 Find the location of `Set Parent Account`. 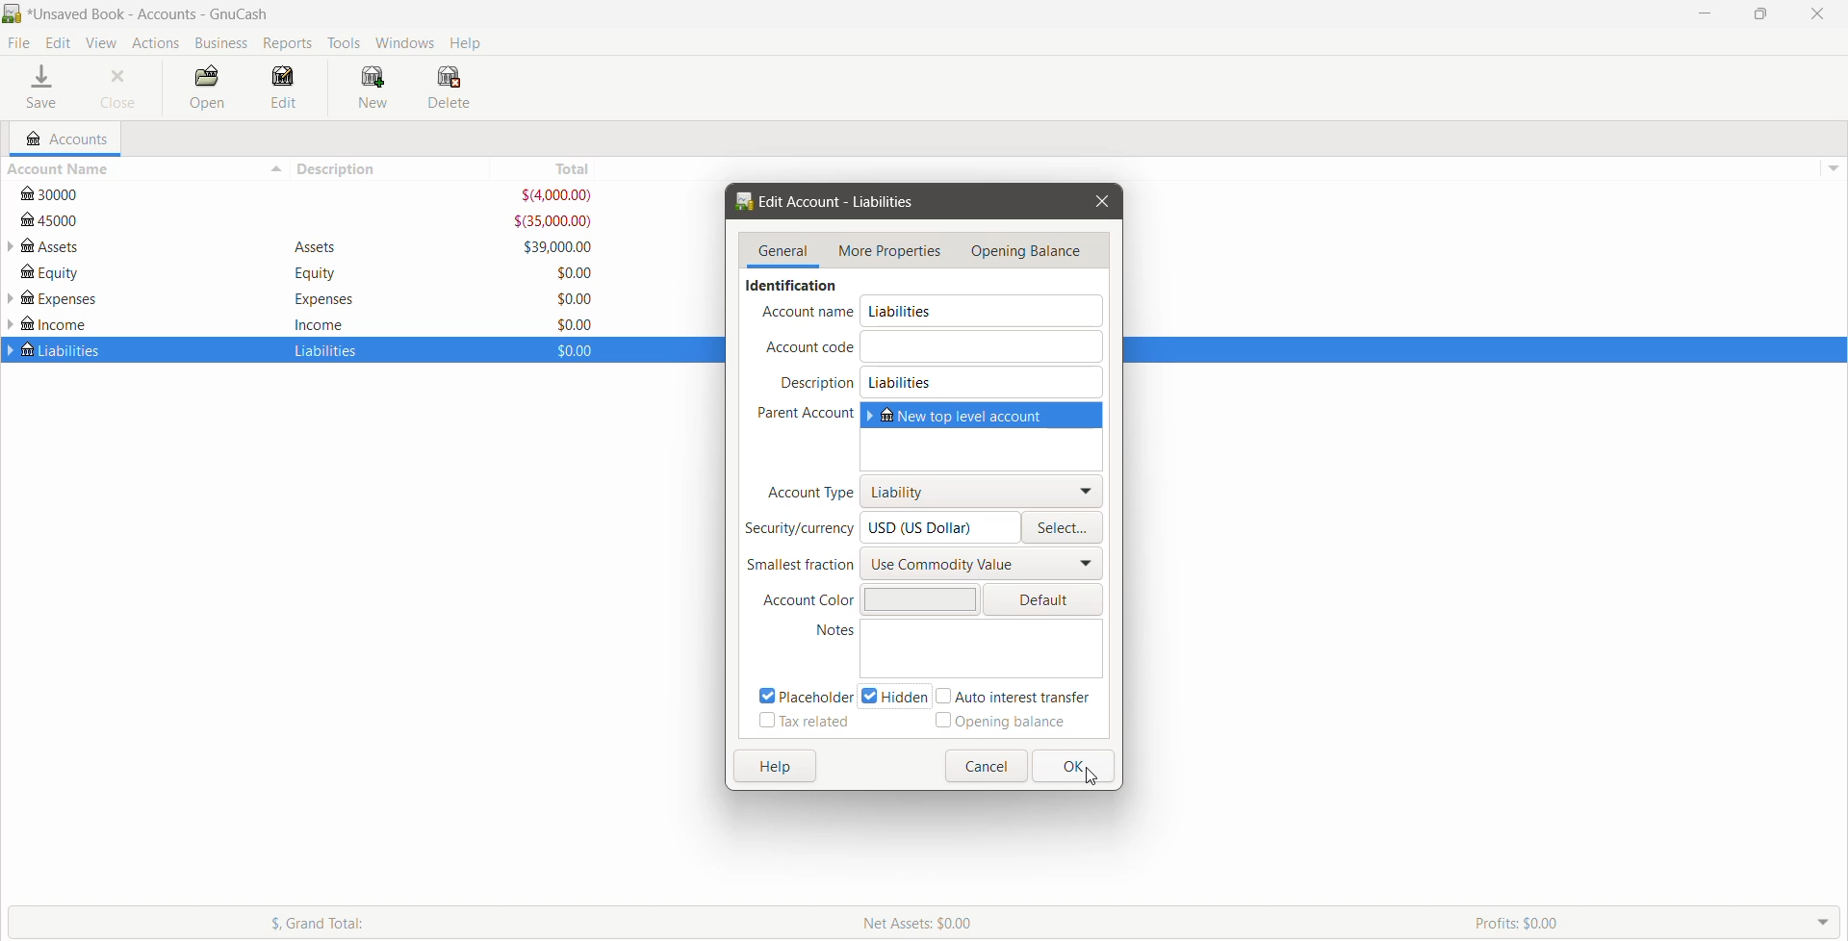

Set Parent Account is located at coordinates (984, 436).